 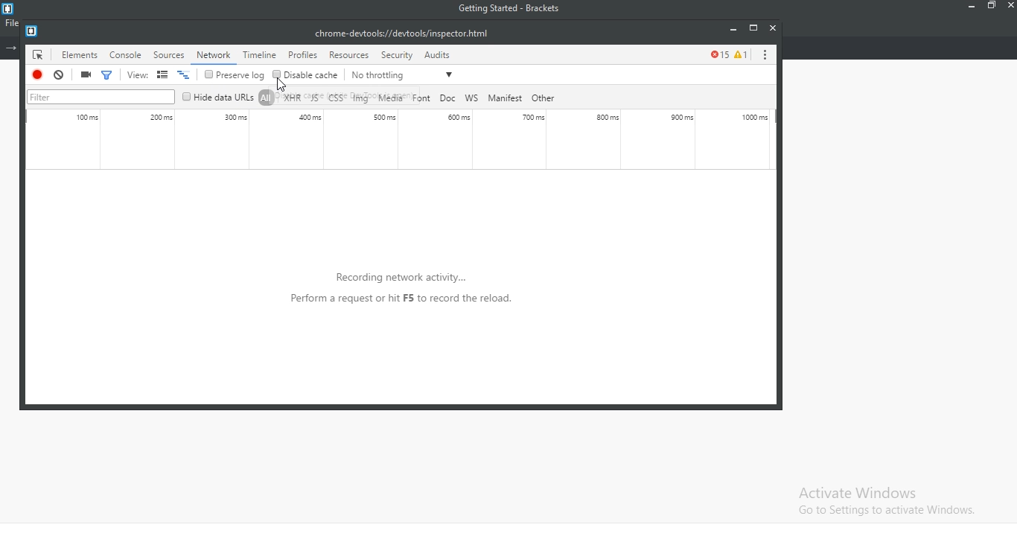 I want to click on restore, so click(x=991, y=7).